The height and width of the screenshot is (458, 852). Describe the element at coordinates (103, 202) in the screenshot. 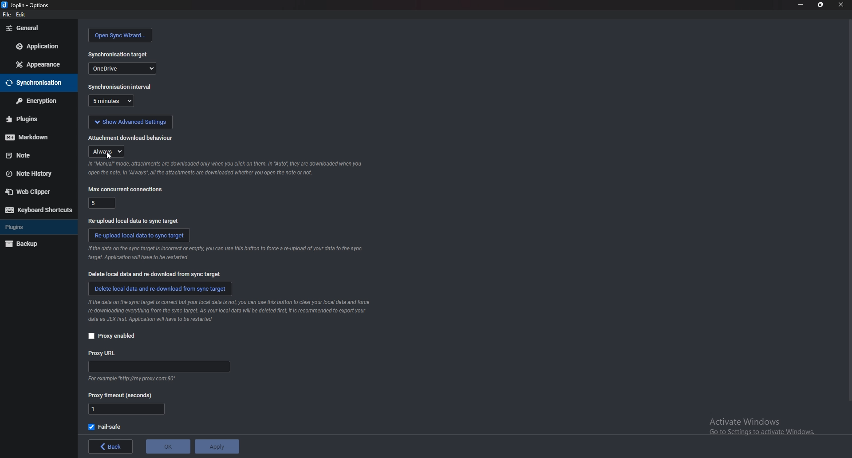

I see `5` at that location.